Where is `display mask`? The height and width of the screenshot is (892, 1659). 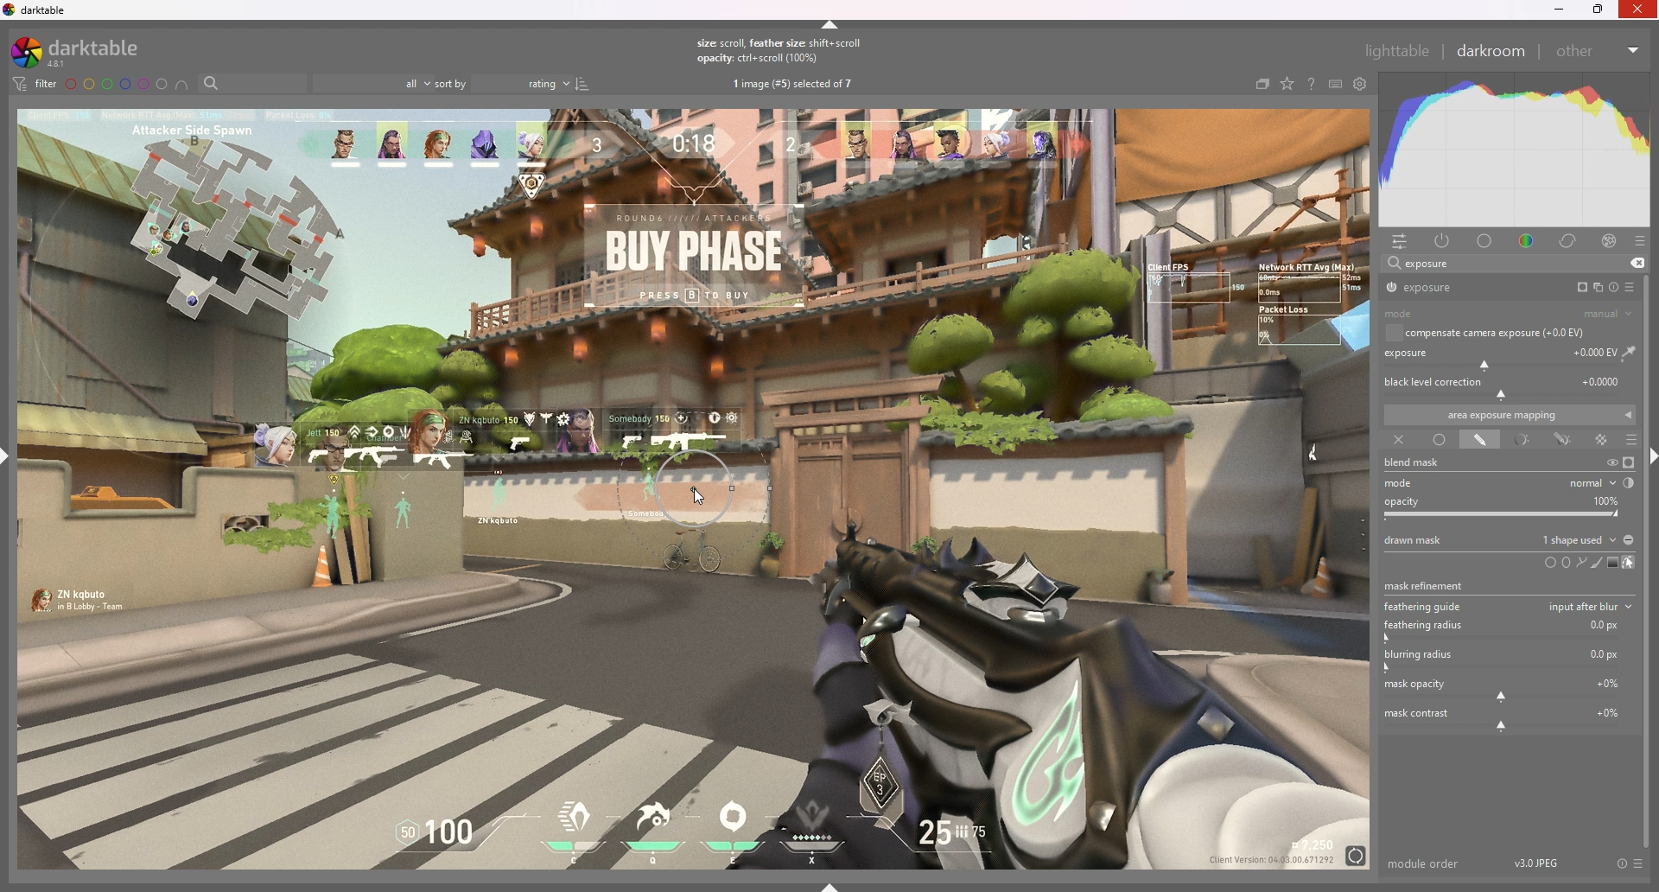 display mask is located at coordinates (1629, 463).